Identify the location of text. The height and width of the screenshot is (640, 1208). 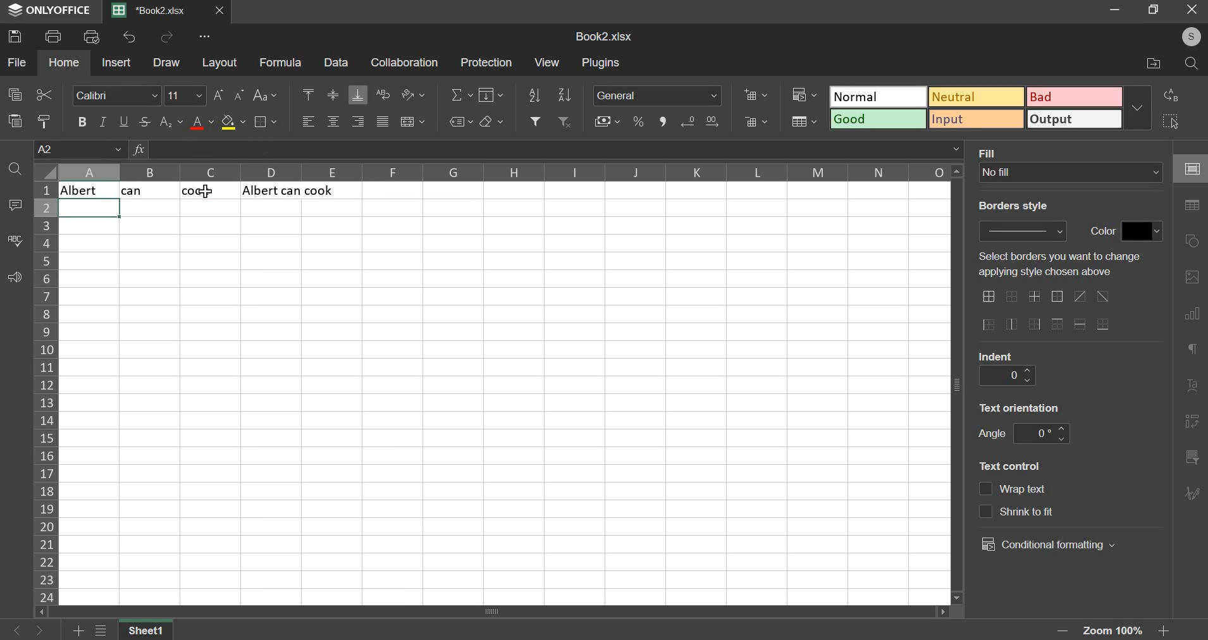
(1021, 407).